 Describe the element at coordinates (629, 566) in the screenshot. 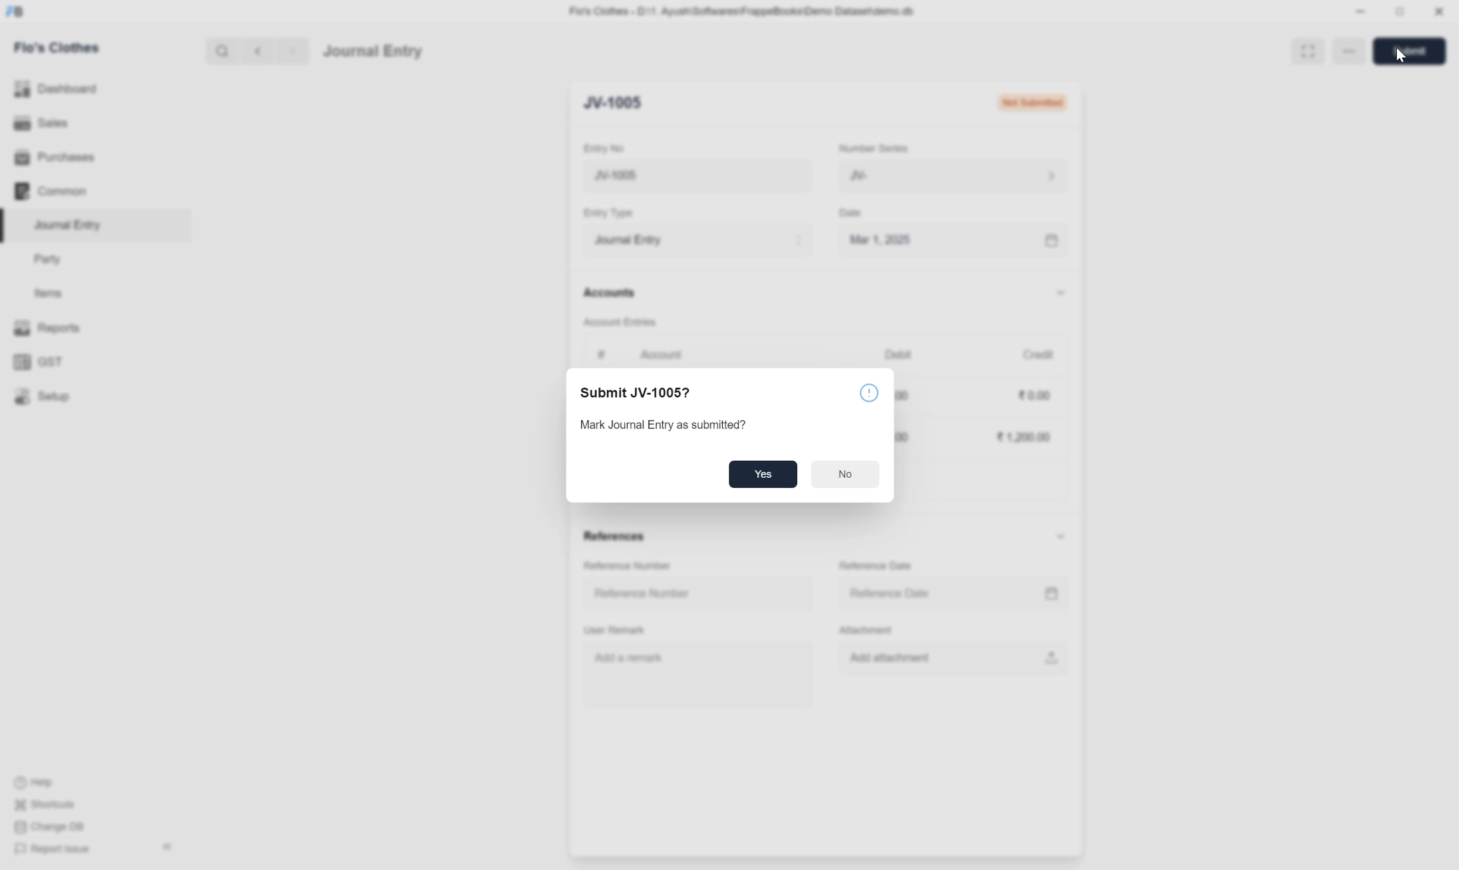

I see `Reference Number` at that location.